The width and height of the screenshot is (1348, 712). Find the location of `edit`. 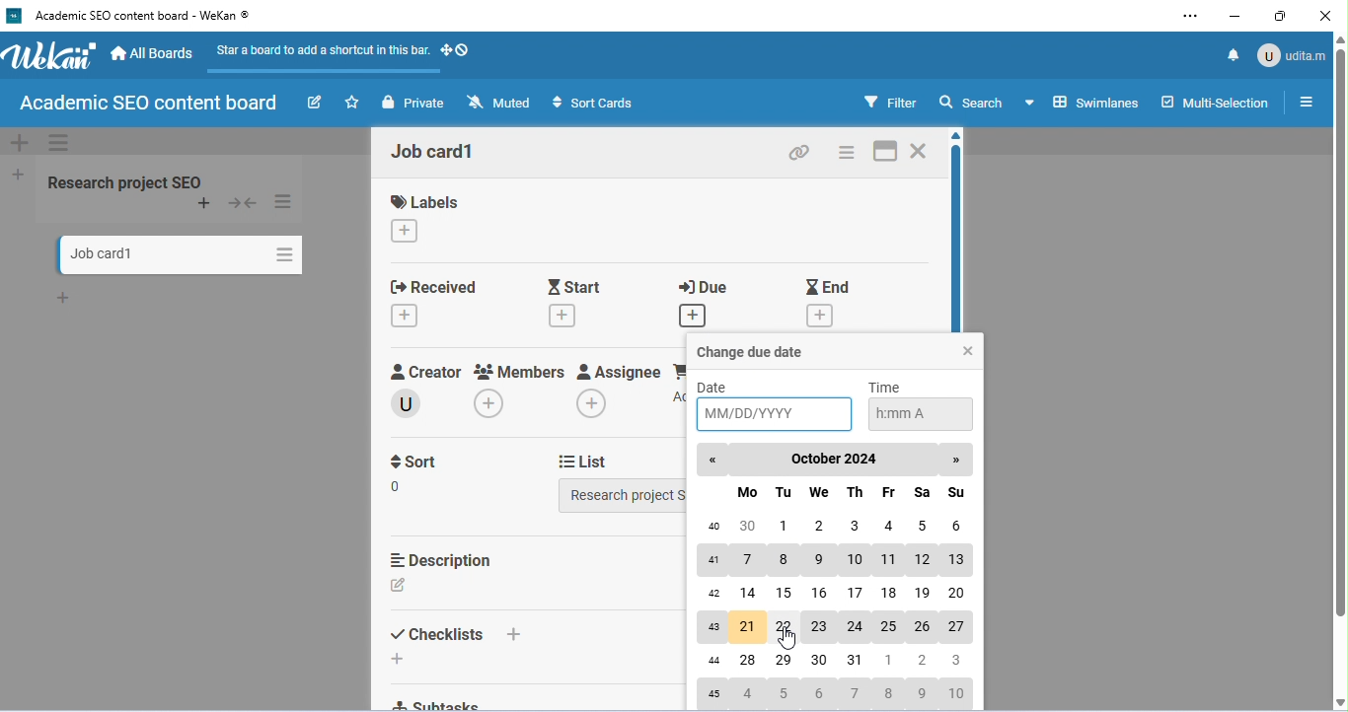

edit is located at coordinates (315, 103).